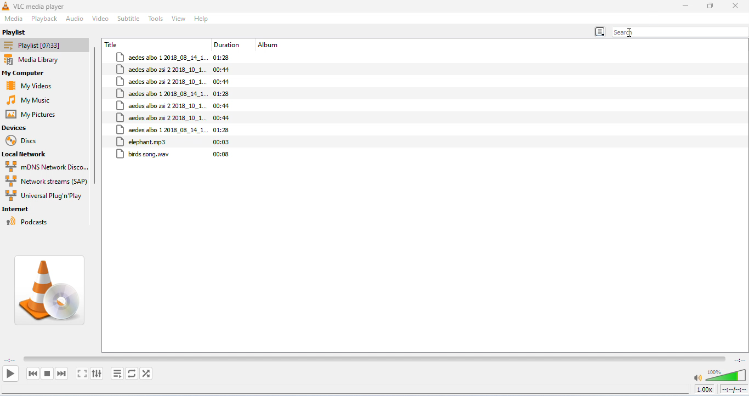 Image resolution: width=749 pixels, height=396 pixels. What do you see at coordinates (18, 210) in the screenshot?
I see `internet` at bounding box center [18, 210].